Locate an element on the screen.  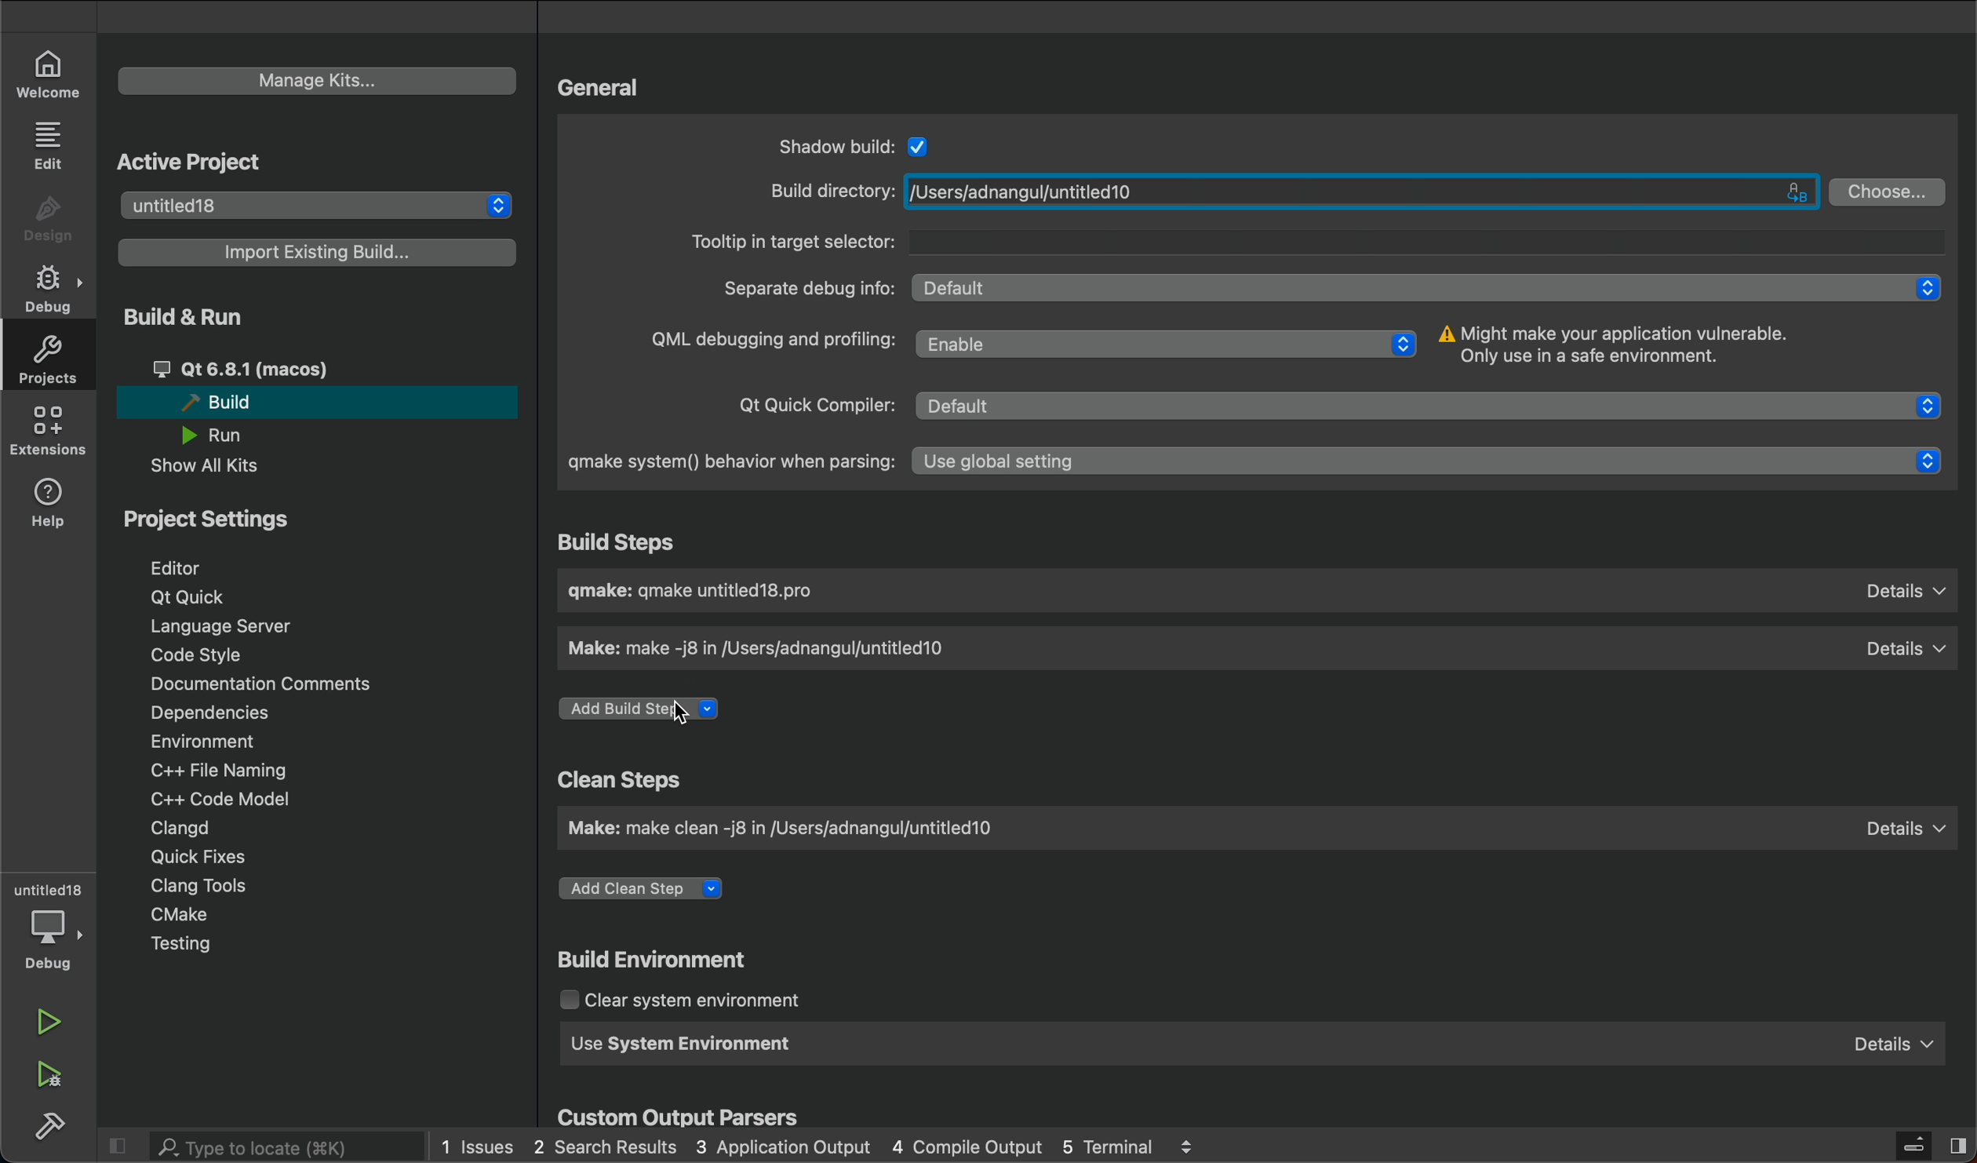
Clangd is located at coordinates (186, 829).